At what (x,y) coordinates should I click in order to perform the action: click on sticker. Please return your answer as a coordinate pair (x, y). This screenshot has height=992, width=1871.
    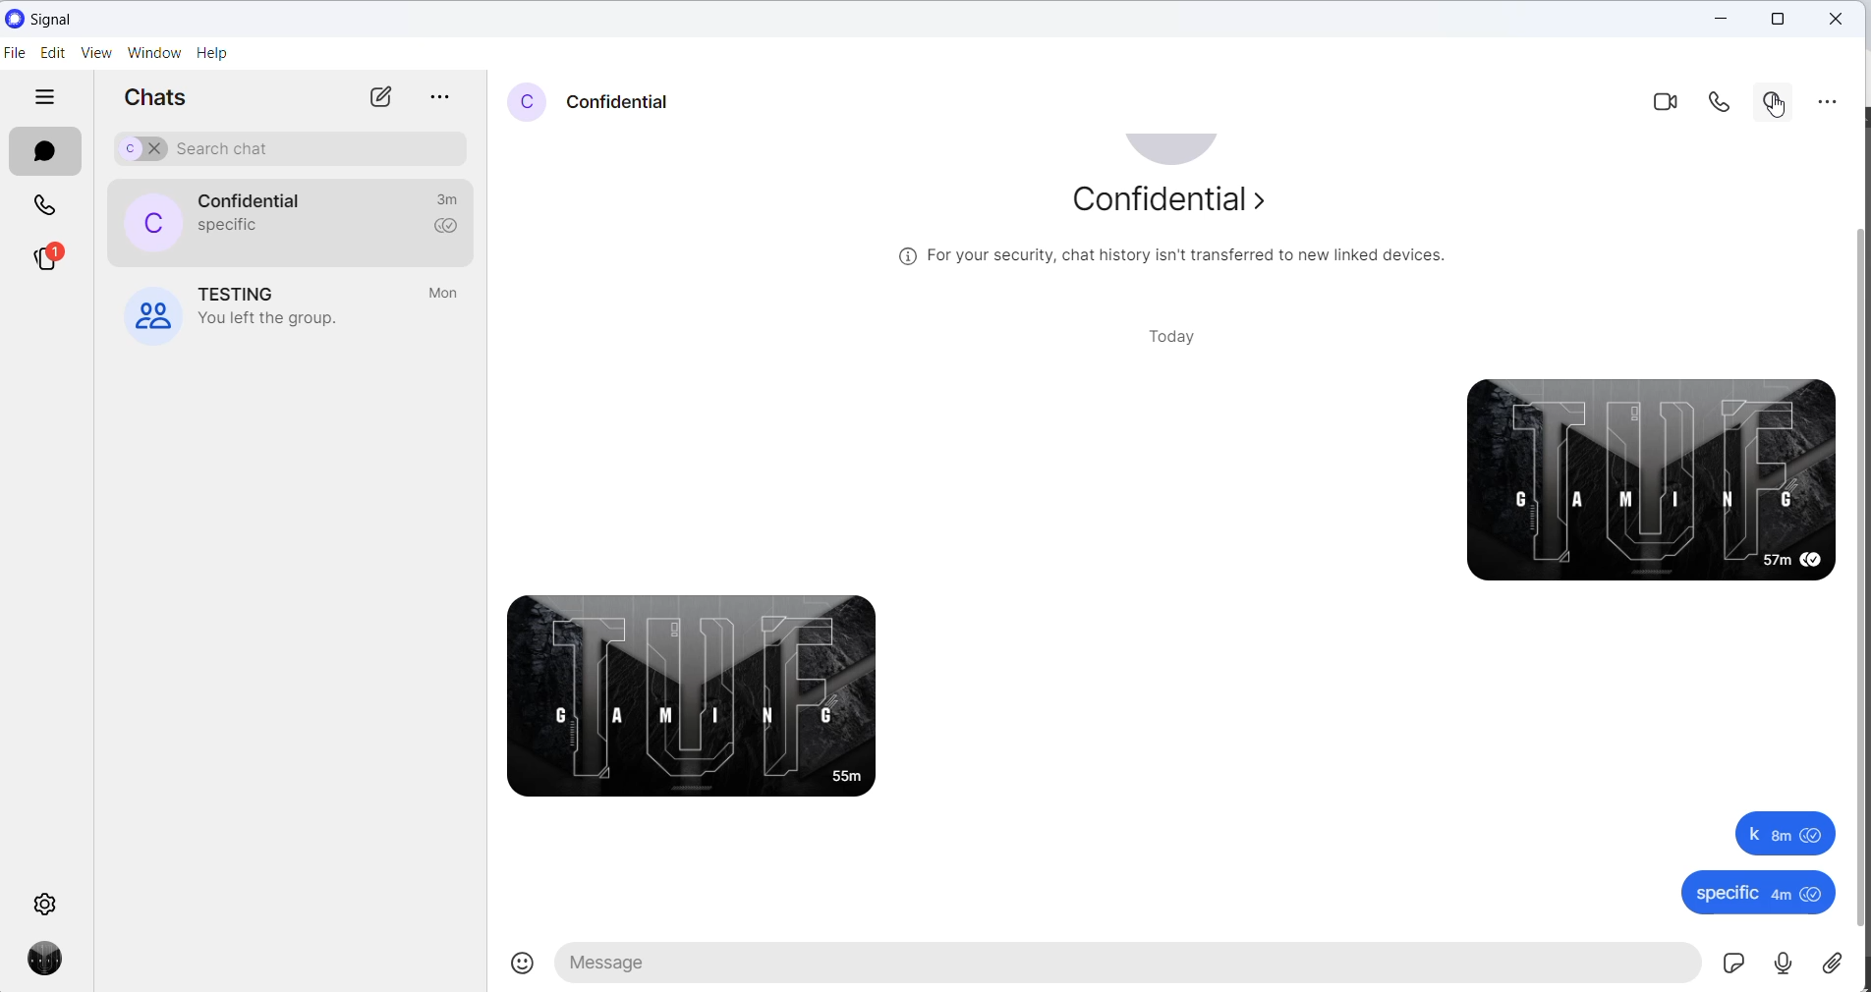
    Looking at the image, I should click on (1730, 967).